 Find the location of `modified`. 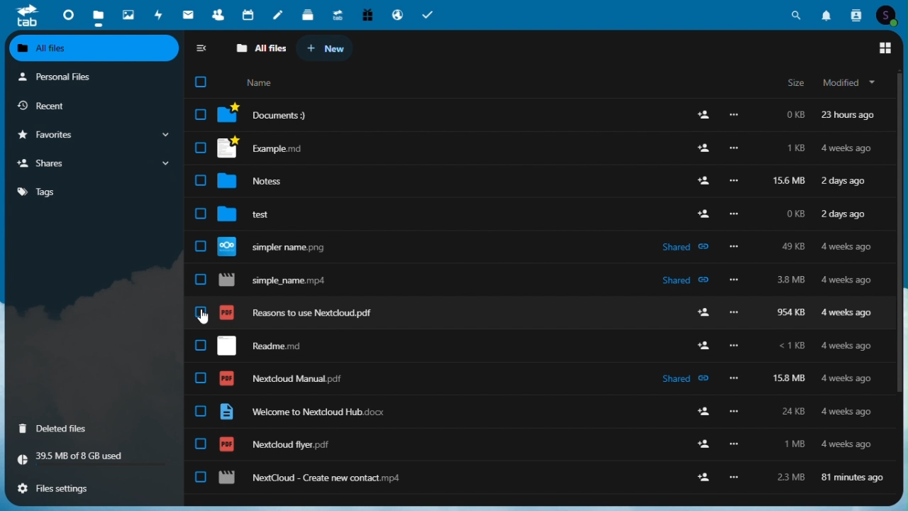

modified is located at coordinates (851, 82).